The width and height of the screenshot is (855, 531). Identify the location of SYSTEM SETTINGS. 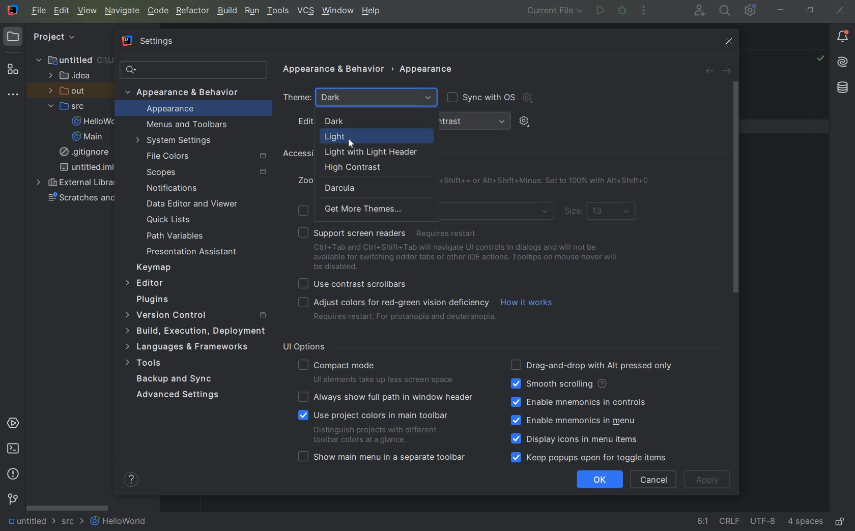
(176, 141).